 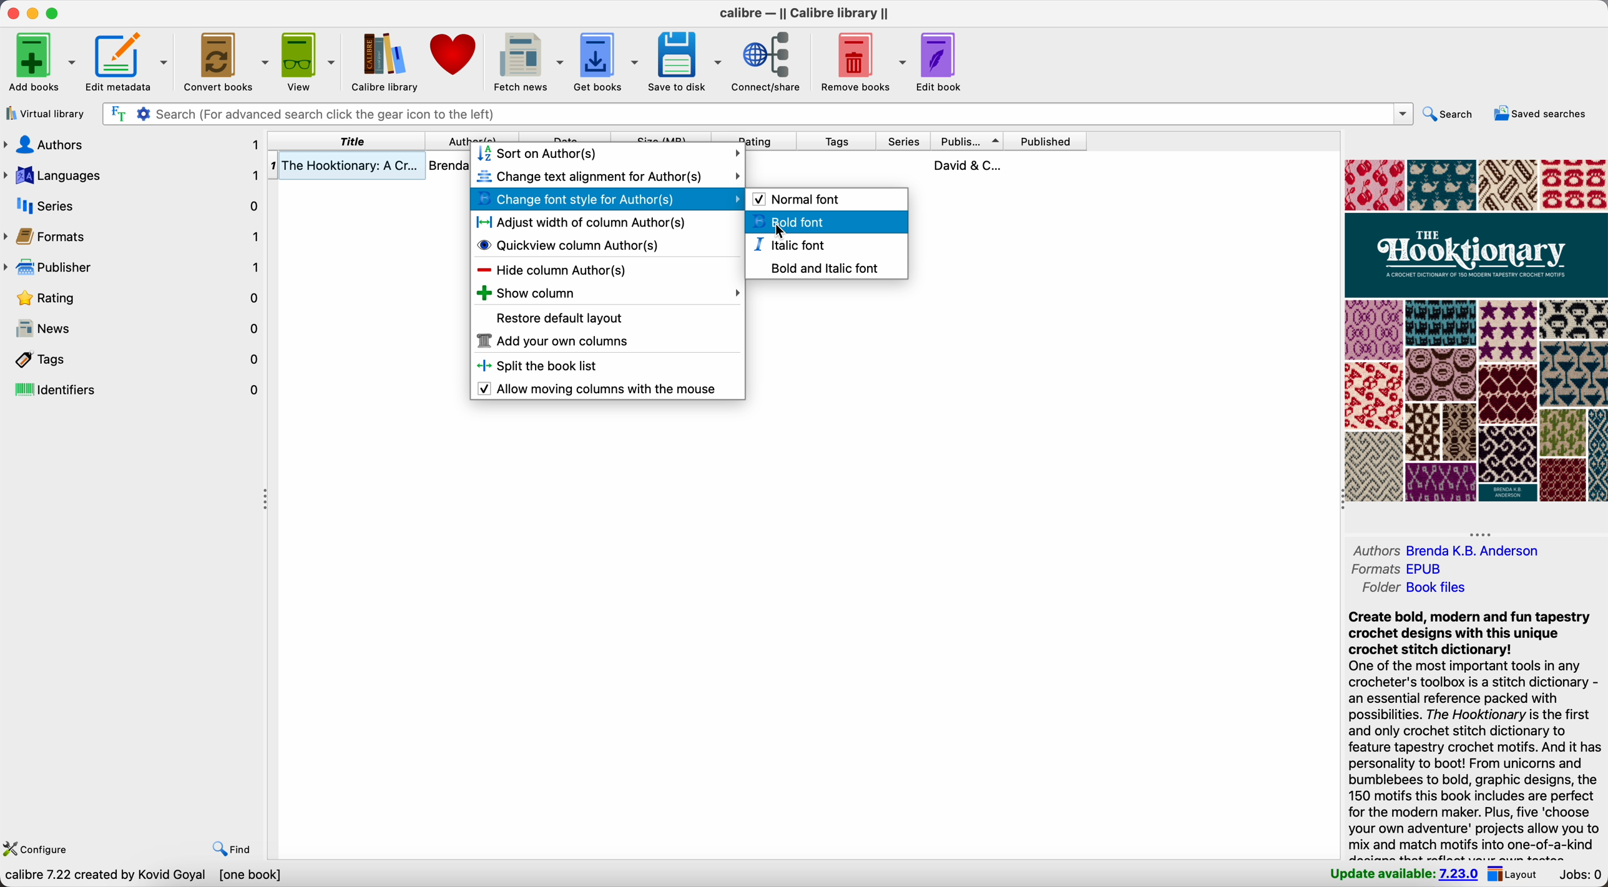 What do you see at coordinates (660, 137) in the screenshot?
I see `size` at bounding box center [660, 137].